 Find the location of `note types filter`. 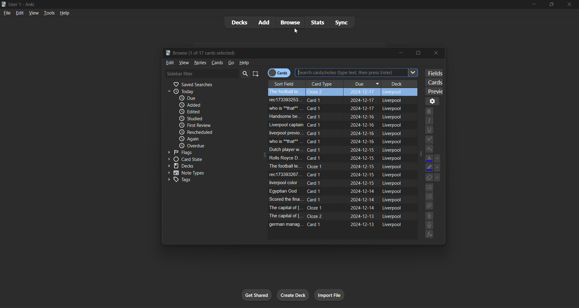

note types filter is located at coordinates (204, 172).